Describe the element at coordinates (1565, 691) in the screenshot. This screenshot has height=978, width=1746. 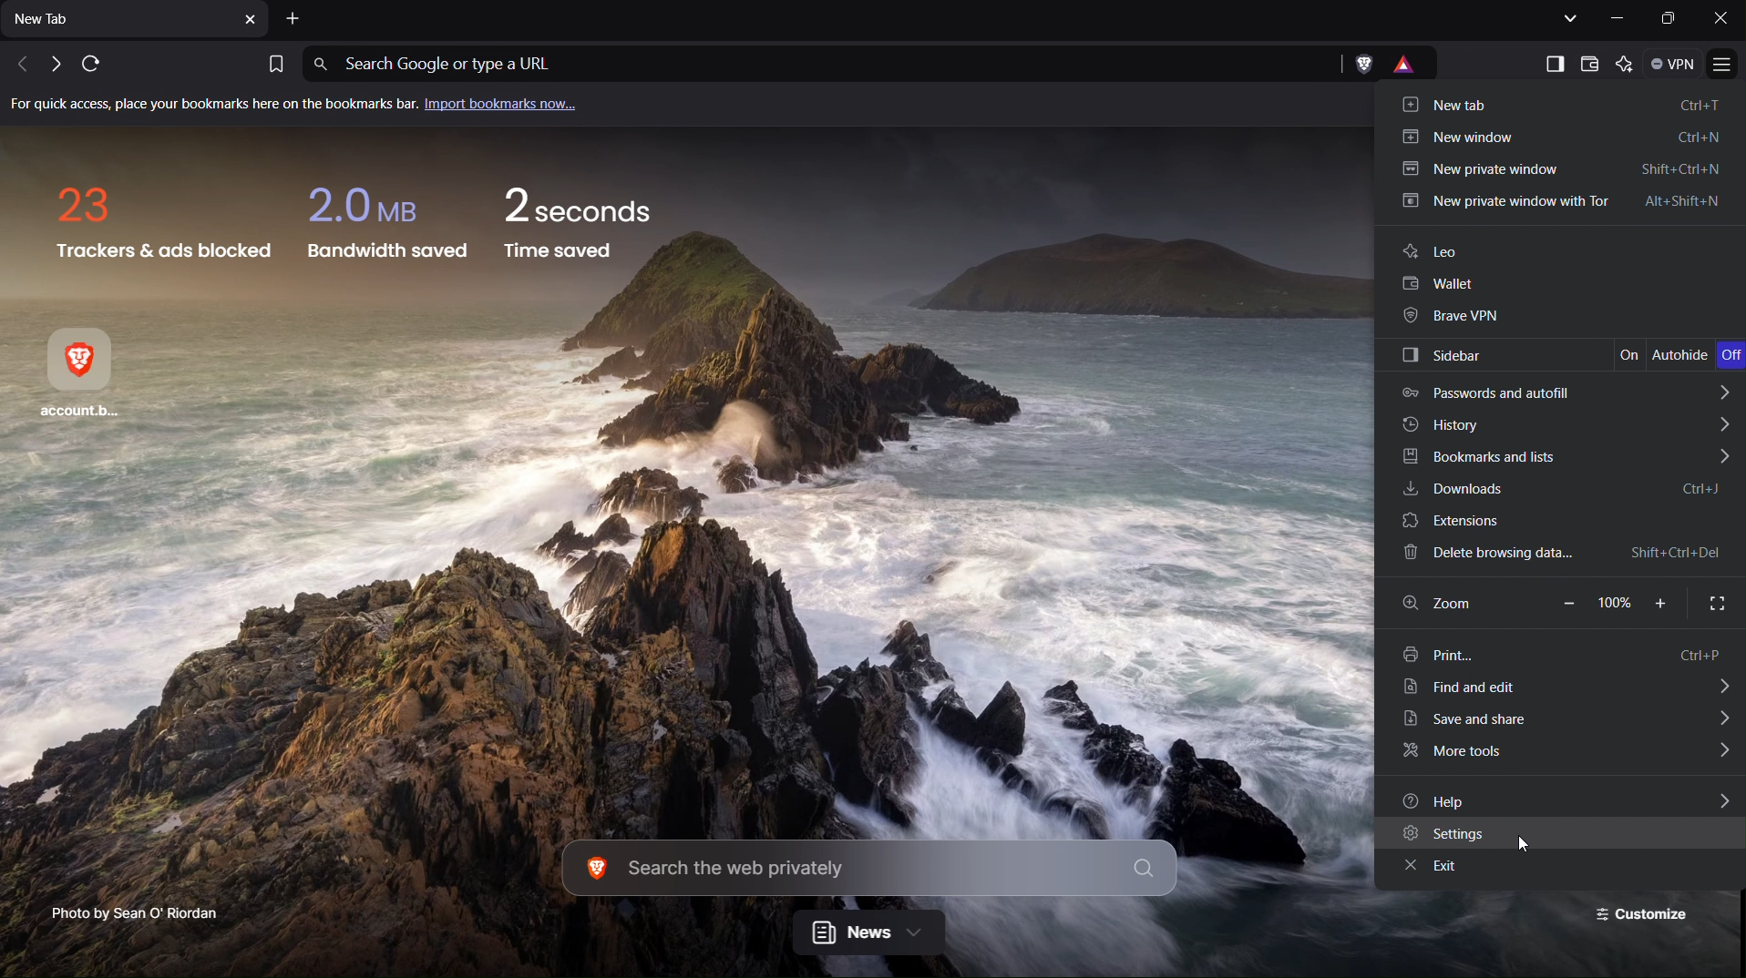
I see `Find and Edit` at that location.